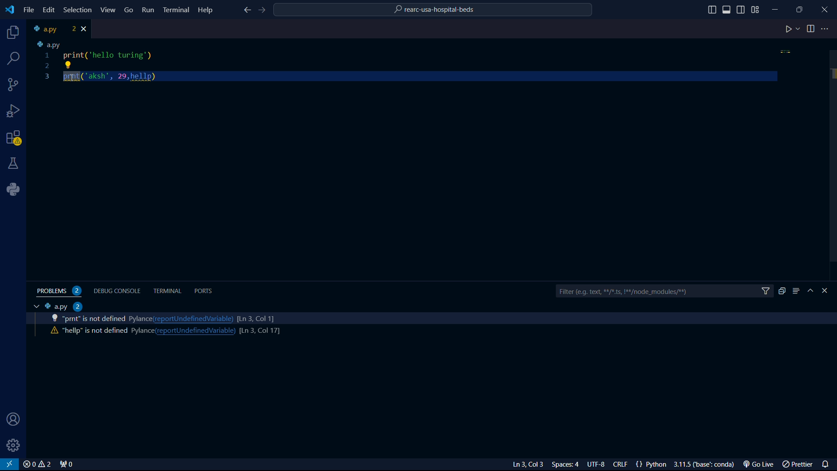 The image size is (837, 471). What do you see at coordinates (259, 331) in the screenshot?
I see `line count` at bounding box center [259, 331].